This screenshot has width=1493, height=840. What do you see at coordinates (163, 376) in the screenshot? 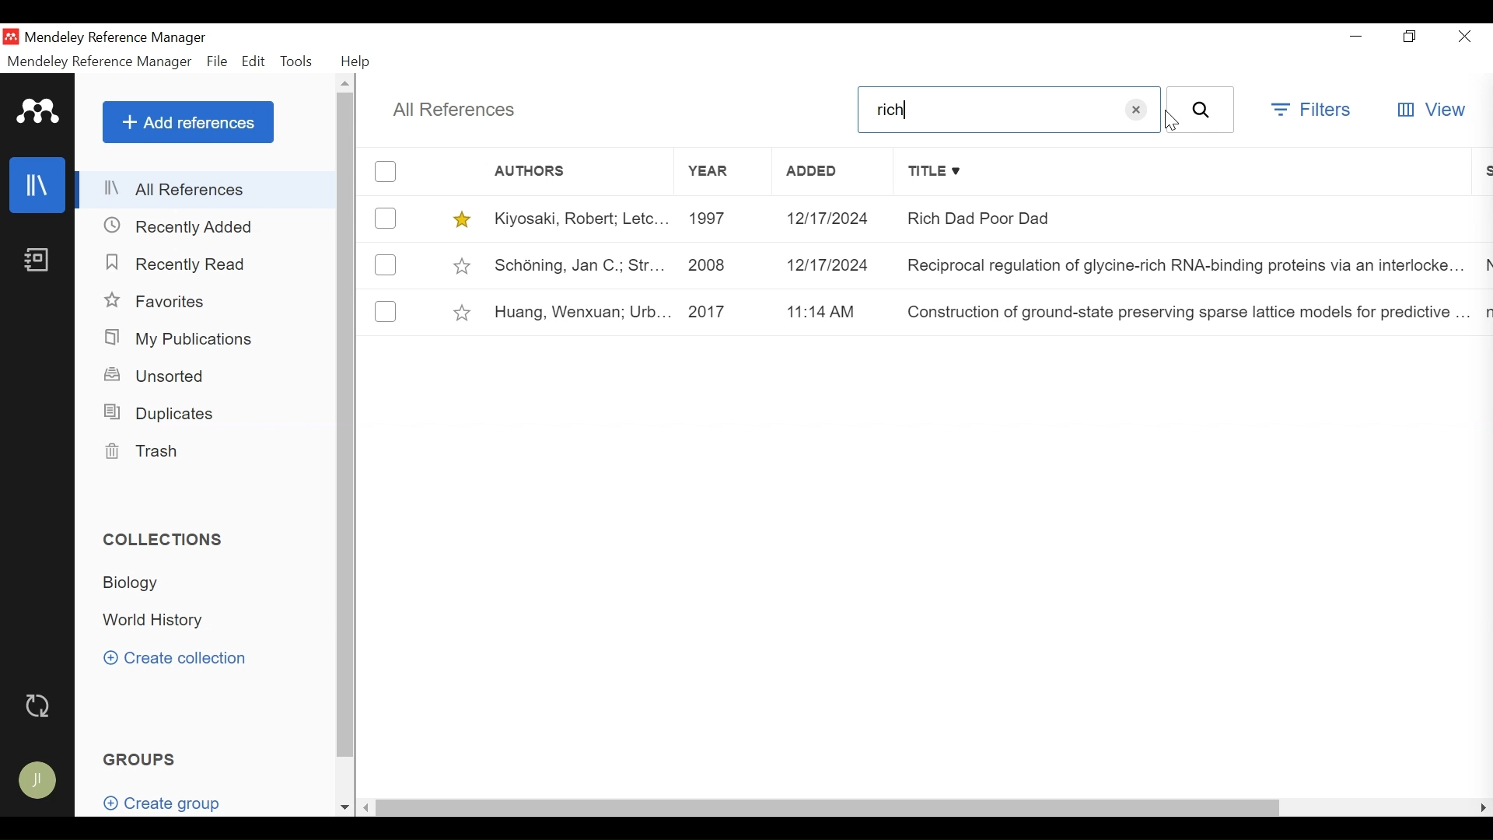
I see `Unsorted` at bounding box center [163, 376].